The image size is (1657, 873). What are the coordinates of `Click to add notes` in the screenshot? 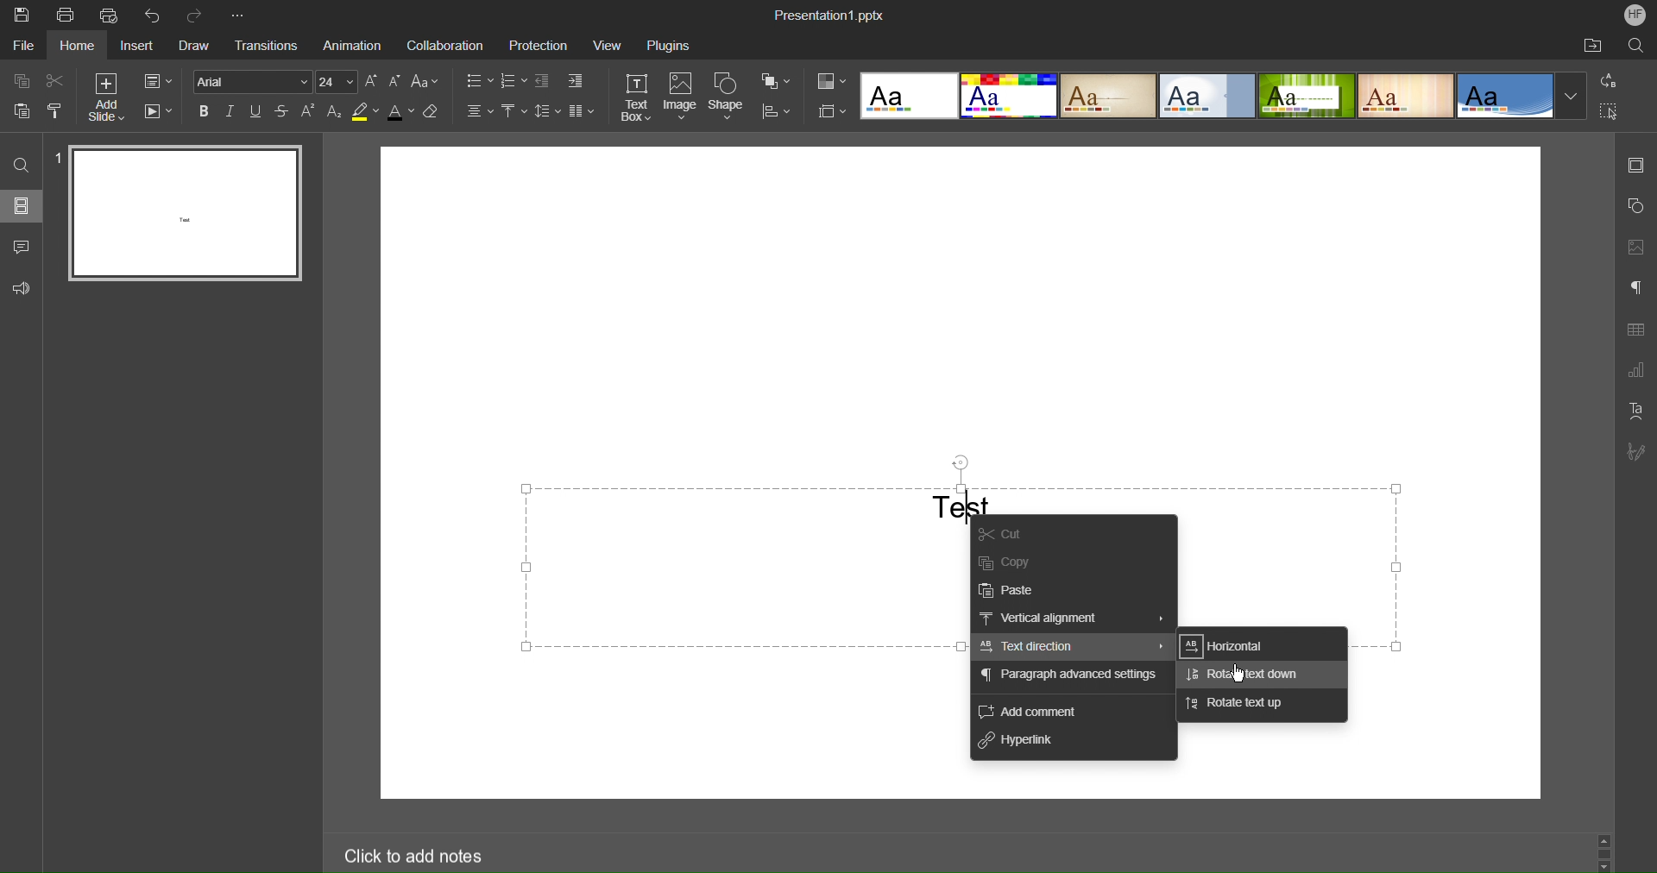 It's located at (412, 855).